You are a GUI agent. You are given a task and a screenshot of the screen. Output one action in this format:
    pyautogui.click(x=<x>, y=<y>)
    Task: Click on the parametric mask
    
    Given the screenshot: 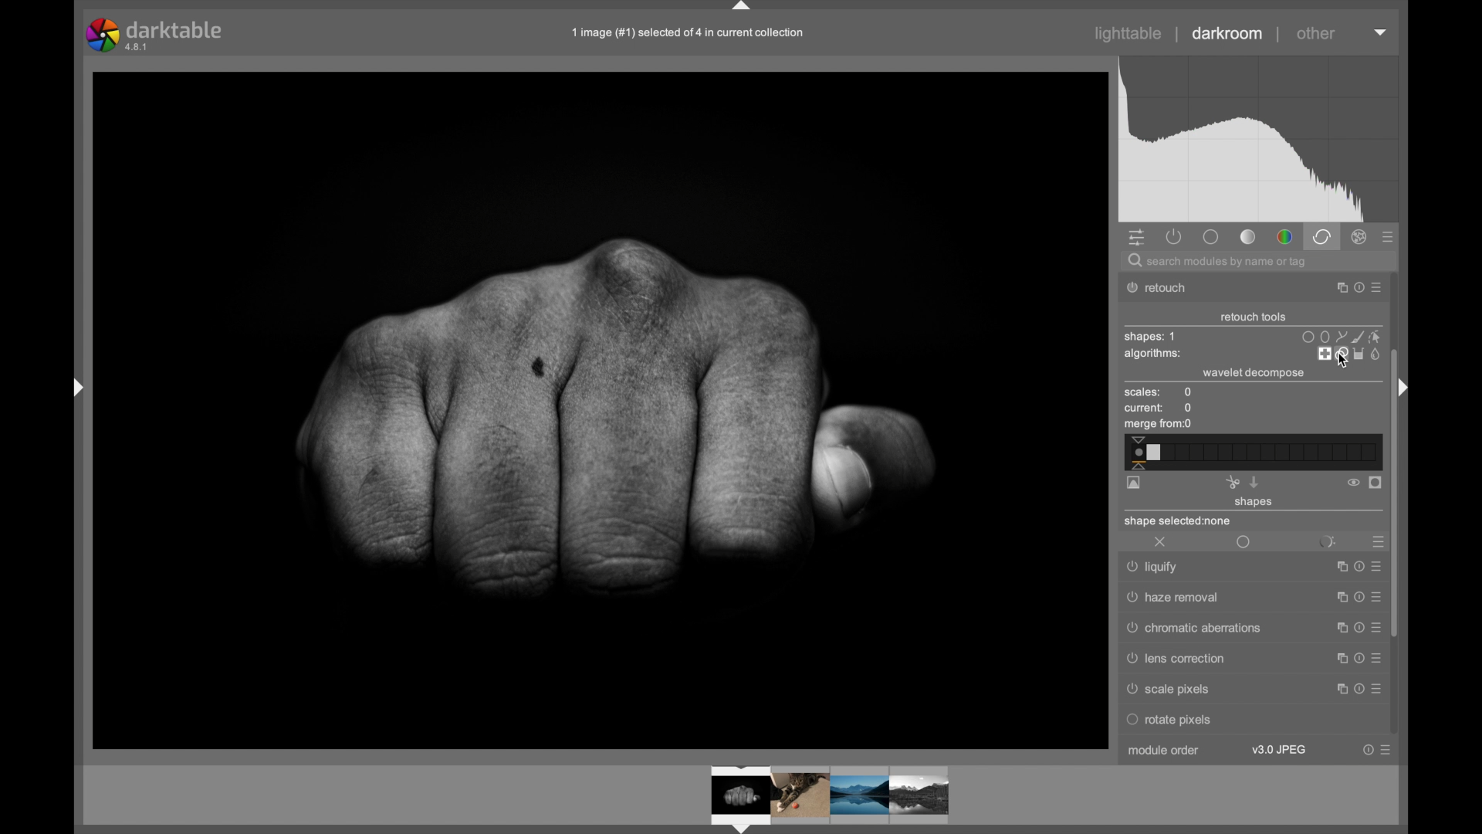 What is the action you would take?
    pyautogui.click(x=1328, y=540)
    